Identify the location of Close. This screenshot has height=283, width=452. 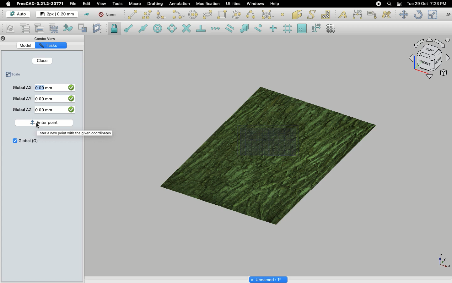
(3, 38).